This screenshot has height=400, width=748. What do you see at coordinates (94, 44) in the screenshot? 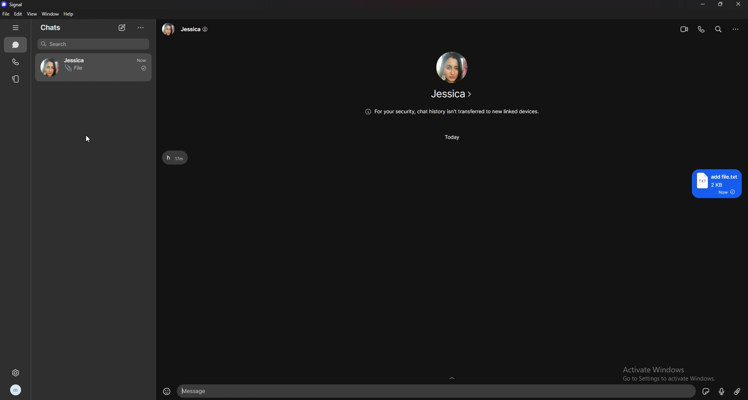
I see `search bar` at bounding box center [94, 44].